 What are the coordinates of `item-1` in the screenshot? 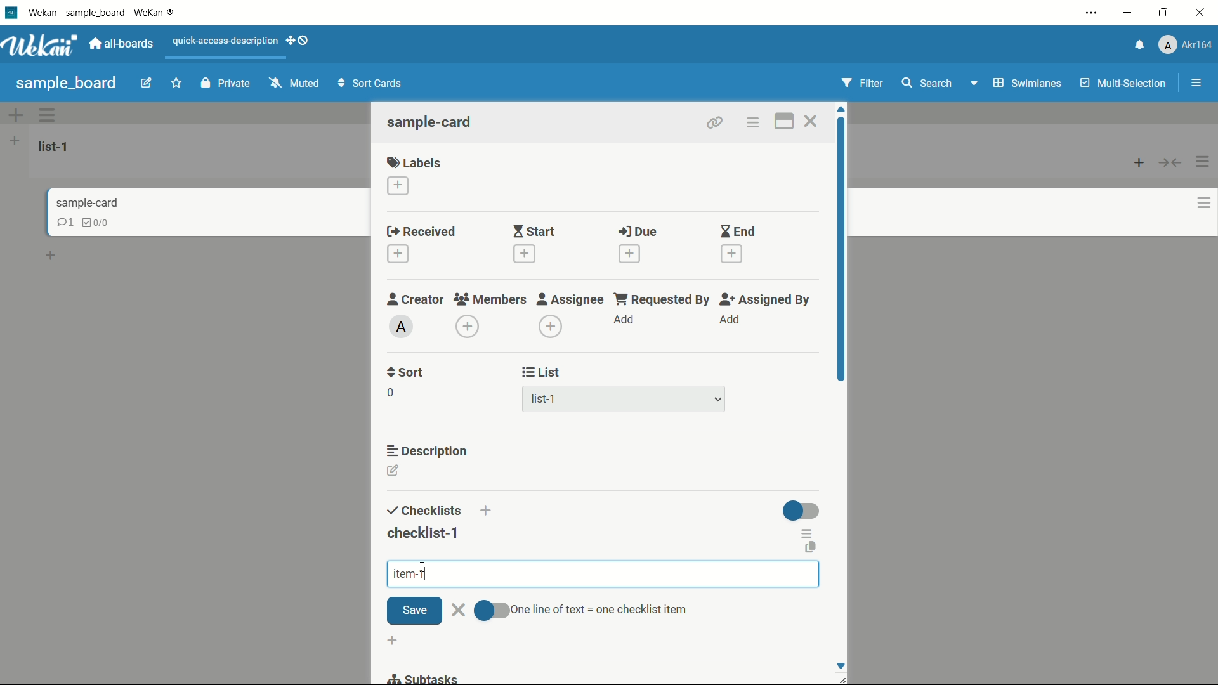 It's located at (475, 573).